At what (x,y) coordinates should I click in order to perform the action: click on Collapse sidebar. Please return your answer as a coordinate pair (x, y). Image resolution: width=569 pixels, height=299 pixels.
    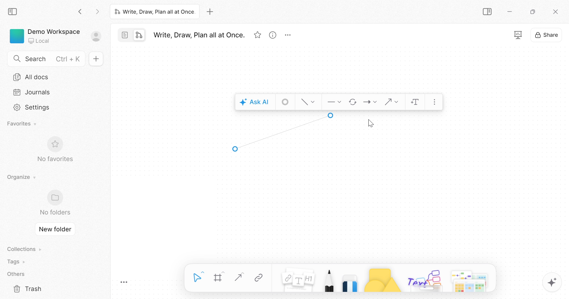
    Looking at the image, I should click on (488, 12).